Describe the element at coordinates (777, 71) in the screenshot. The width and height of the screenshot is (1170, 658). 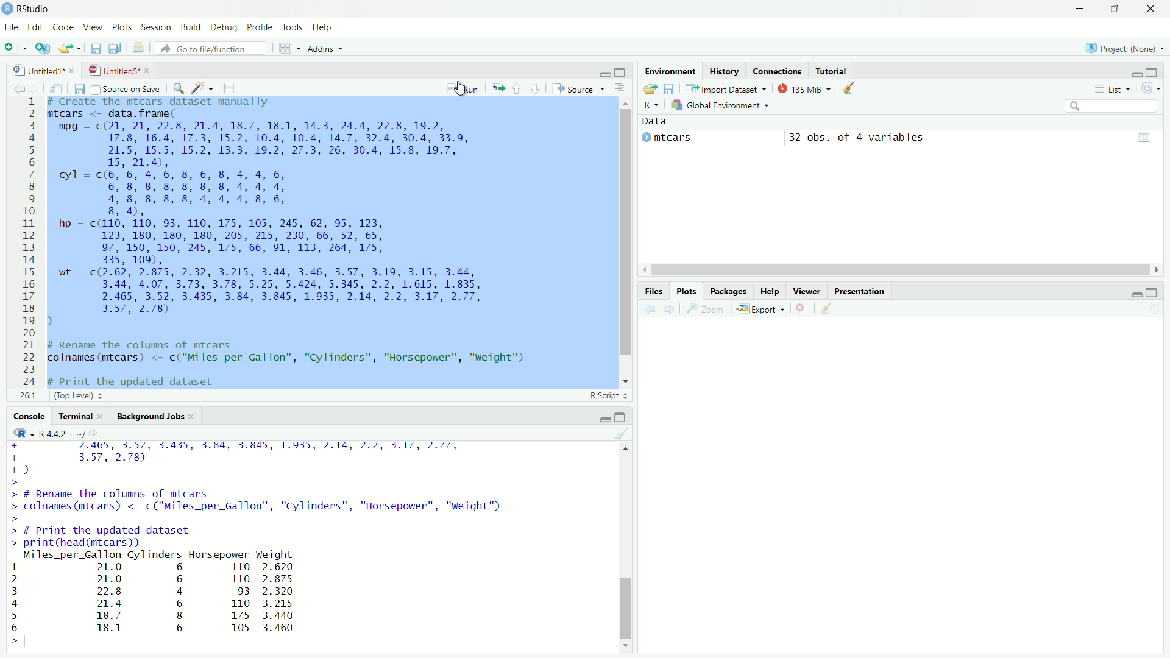
I see `Connections` at that location.